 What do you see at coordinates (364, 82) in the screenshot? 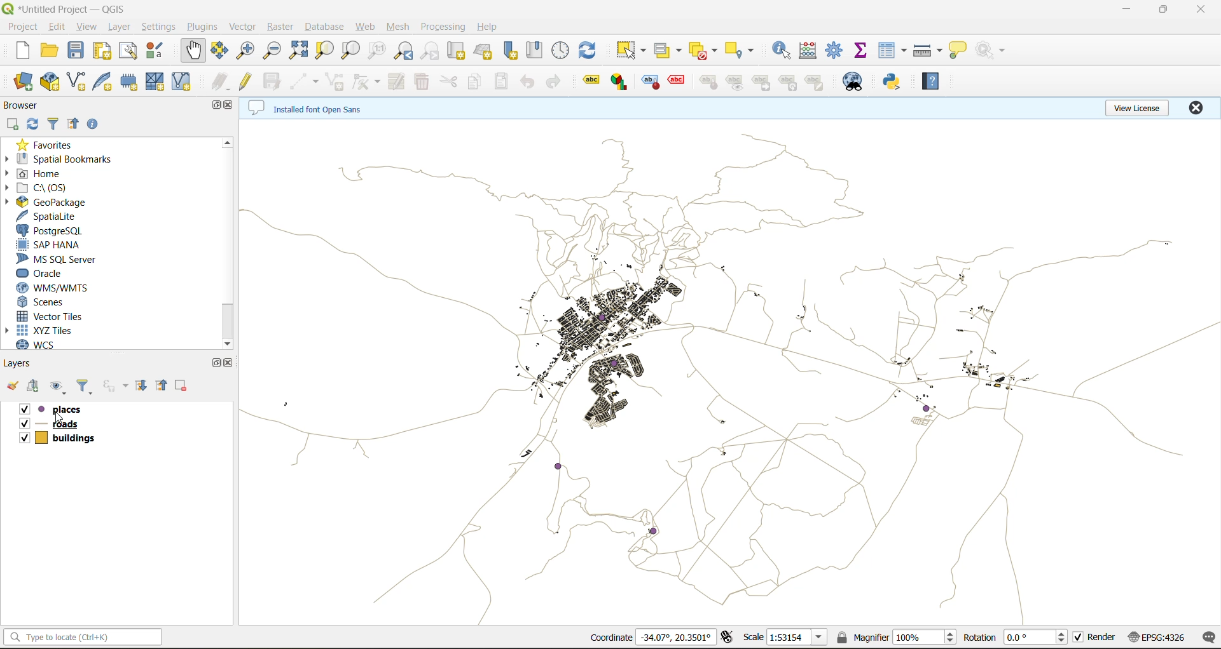
I see `draw` at bounding box center [364, 82].